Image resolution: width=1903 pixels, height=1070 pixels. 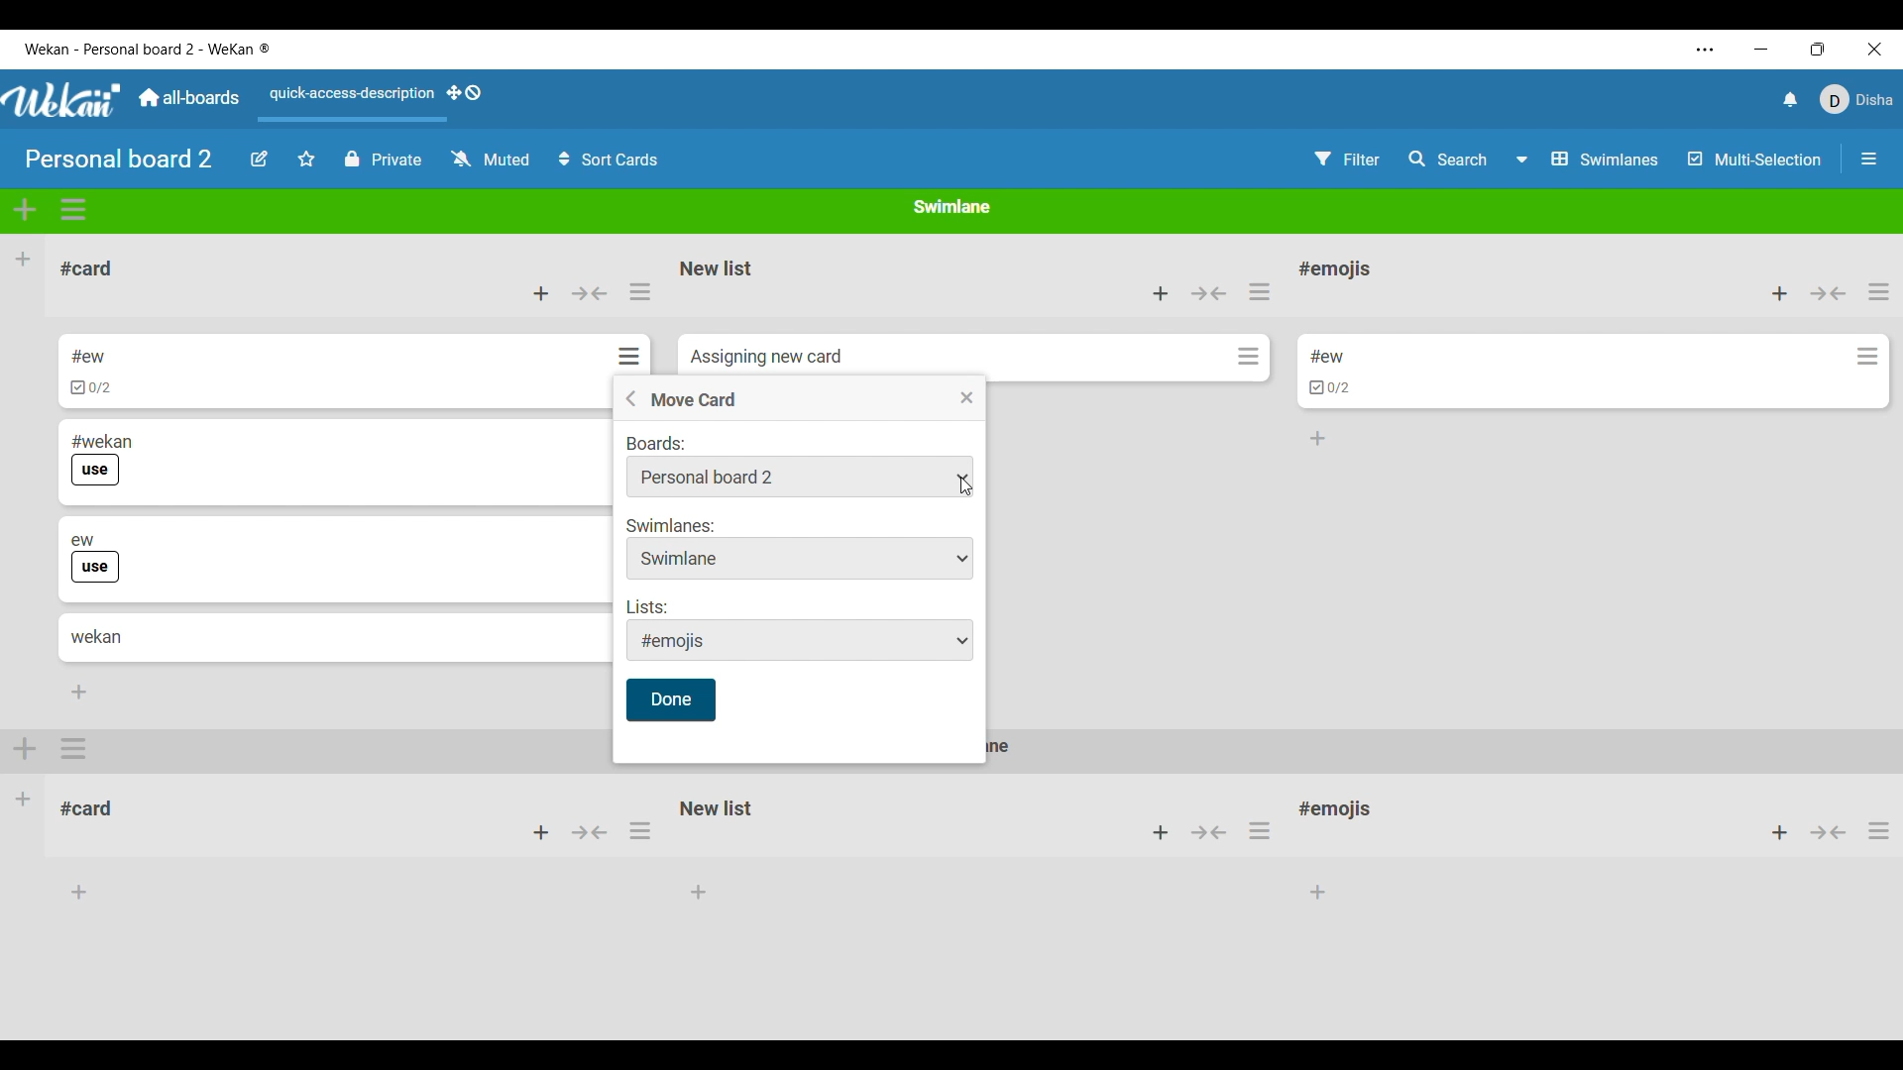 I want to click on Add card to top of list, so click(x=1780, y=294).